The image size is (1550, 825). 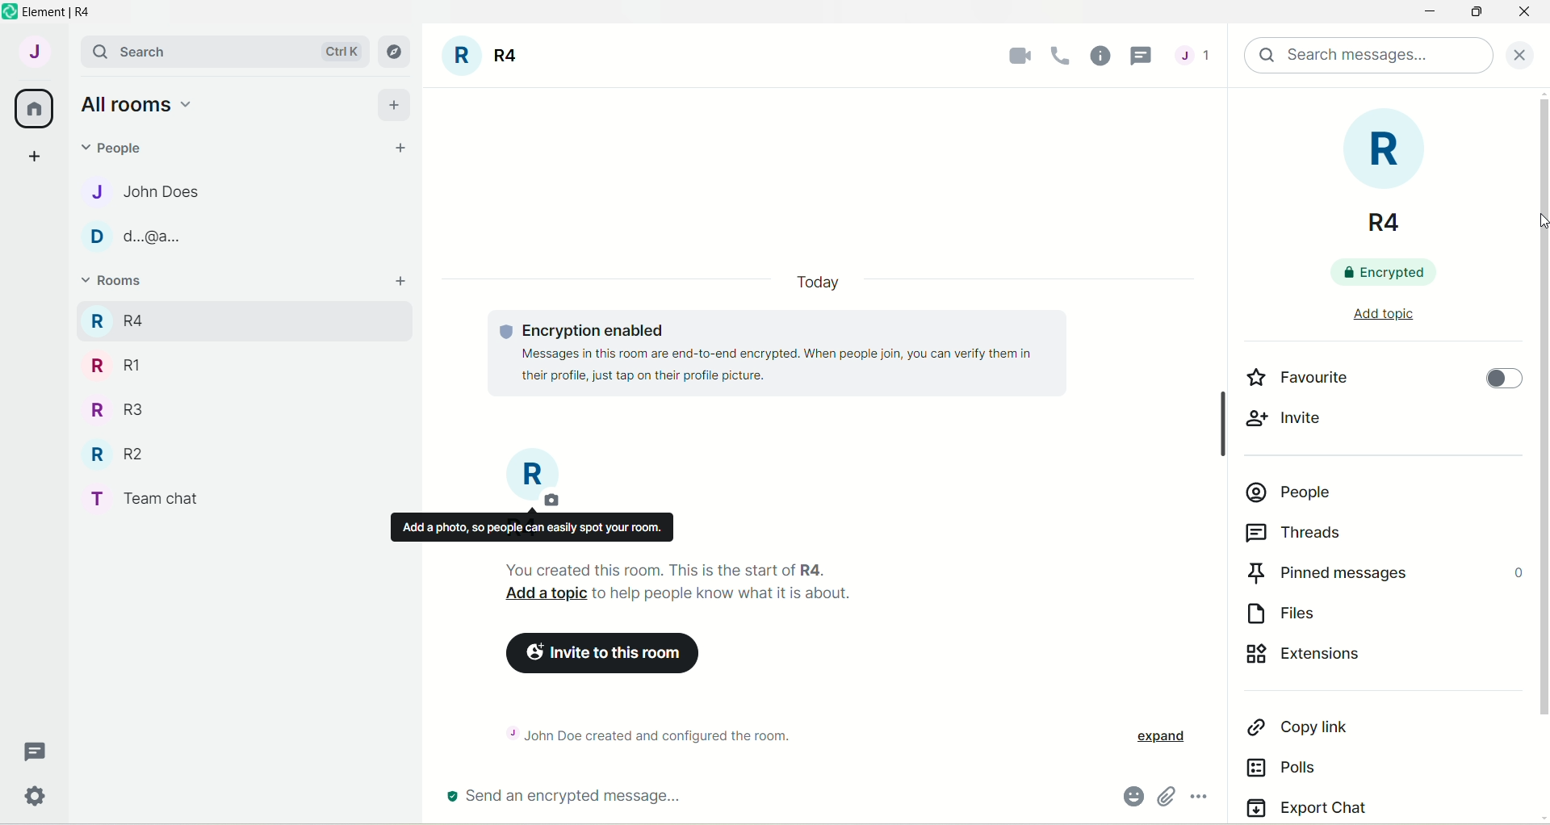 I want to click on explore rooms, so click(x=396, y=52).